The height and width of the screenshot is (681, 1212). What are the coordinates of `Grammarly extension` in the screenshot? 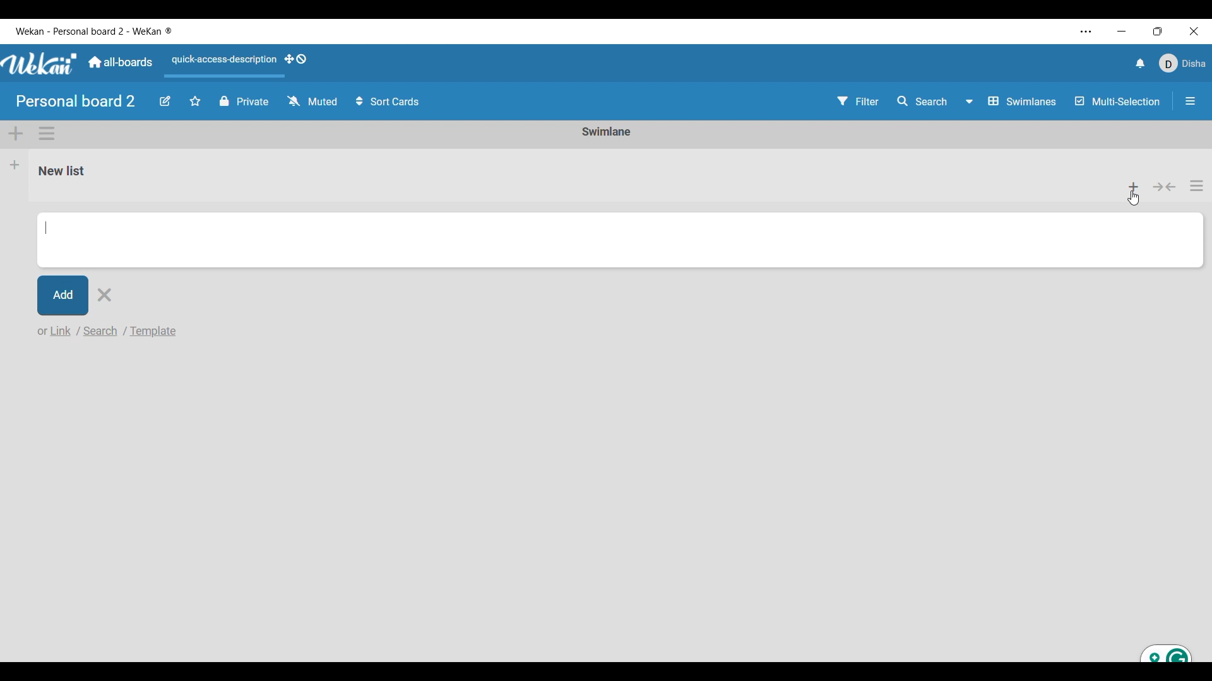 It's located at (1167, 653).